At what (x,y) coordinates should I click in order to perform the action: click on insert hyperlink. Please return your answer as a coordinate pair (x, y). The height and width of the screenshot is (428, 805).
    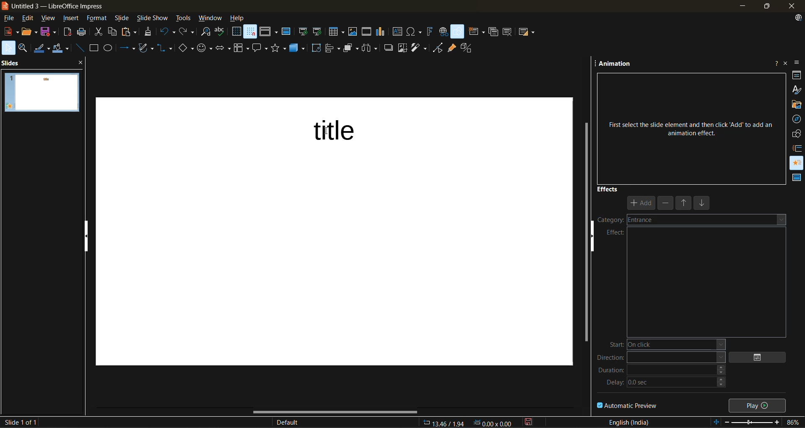
    Looking at the image, I should click on (443, 31).